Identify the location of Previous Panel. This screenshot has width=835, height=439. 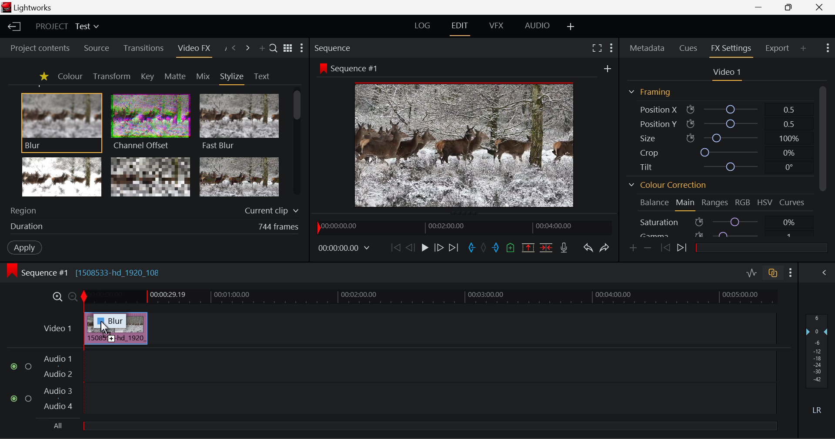
(234, 48).